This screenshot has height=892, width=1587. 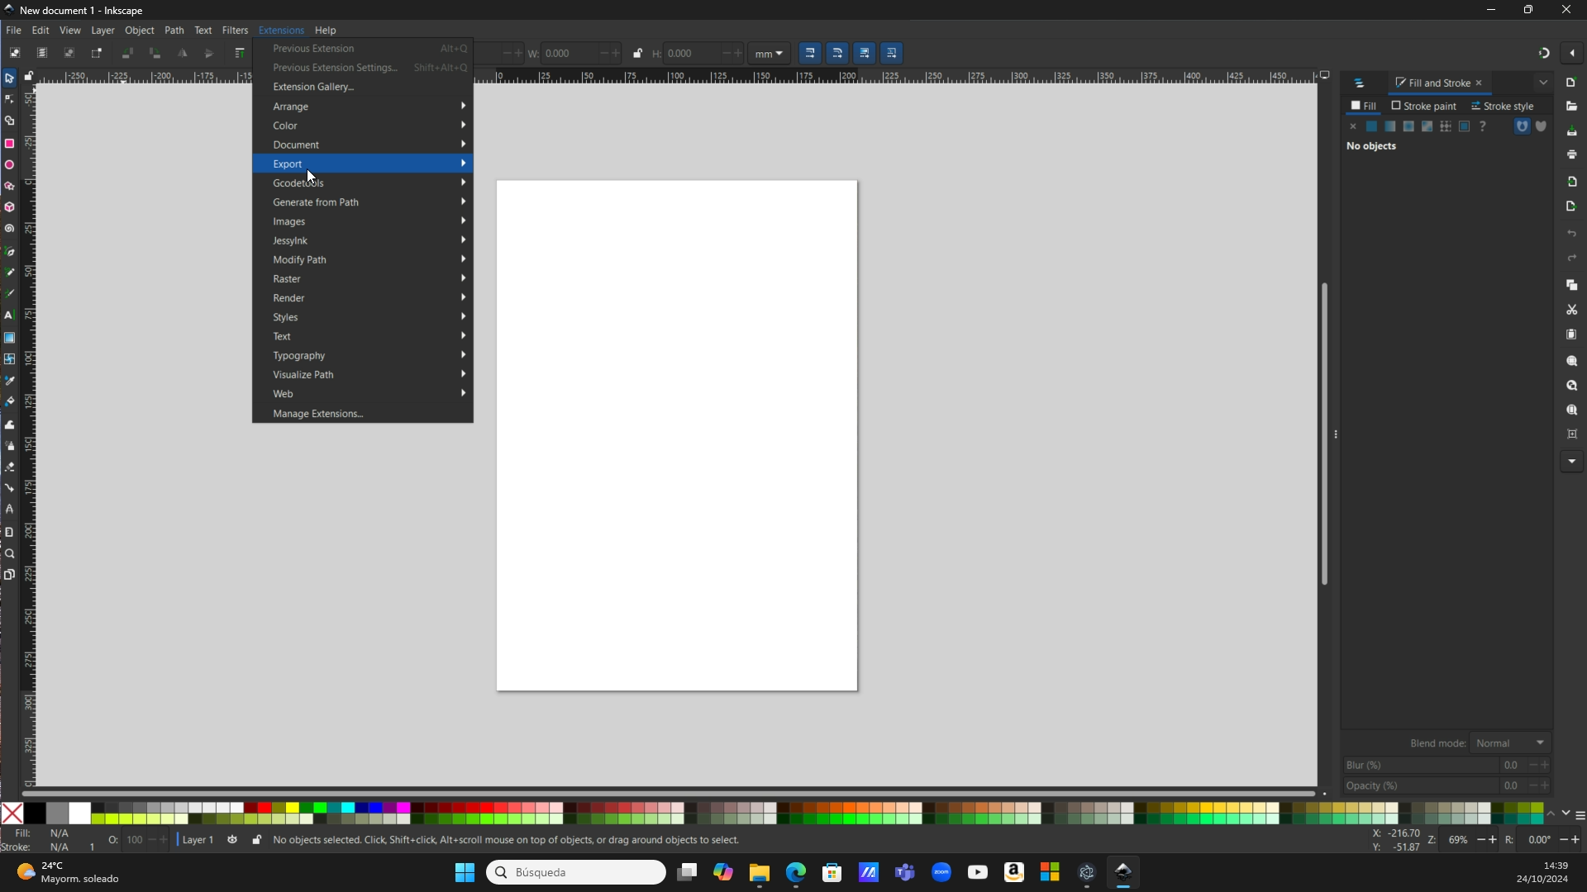 I want to click on lock/unlock, so click(x=33, y=75).